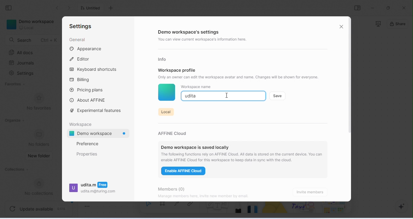 This screenshot has height=219, width=413. What do you see at coordinates (404, 8) in the screenshot?
I see `close` at bounding box center [404, 8].